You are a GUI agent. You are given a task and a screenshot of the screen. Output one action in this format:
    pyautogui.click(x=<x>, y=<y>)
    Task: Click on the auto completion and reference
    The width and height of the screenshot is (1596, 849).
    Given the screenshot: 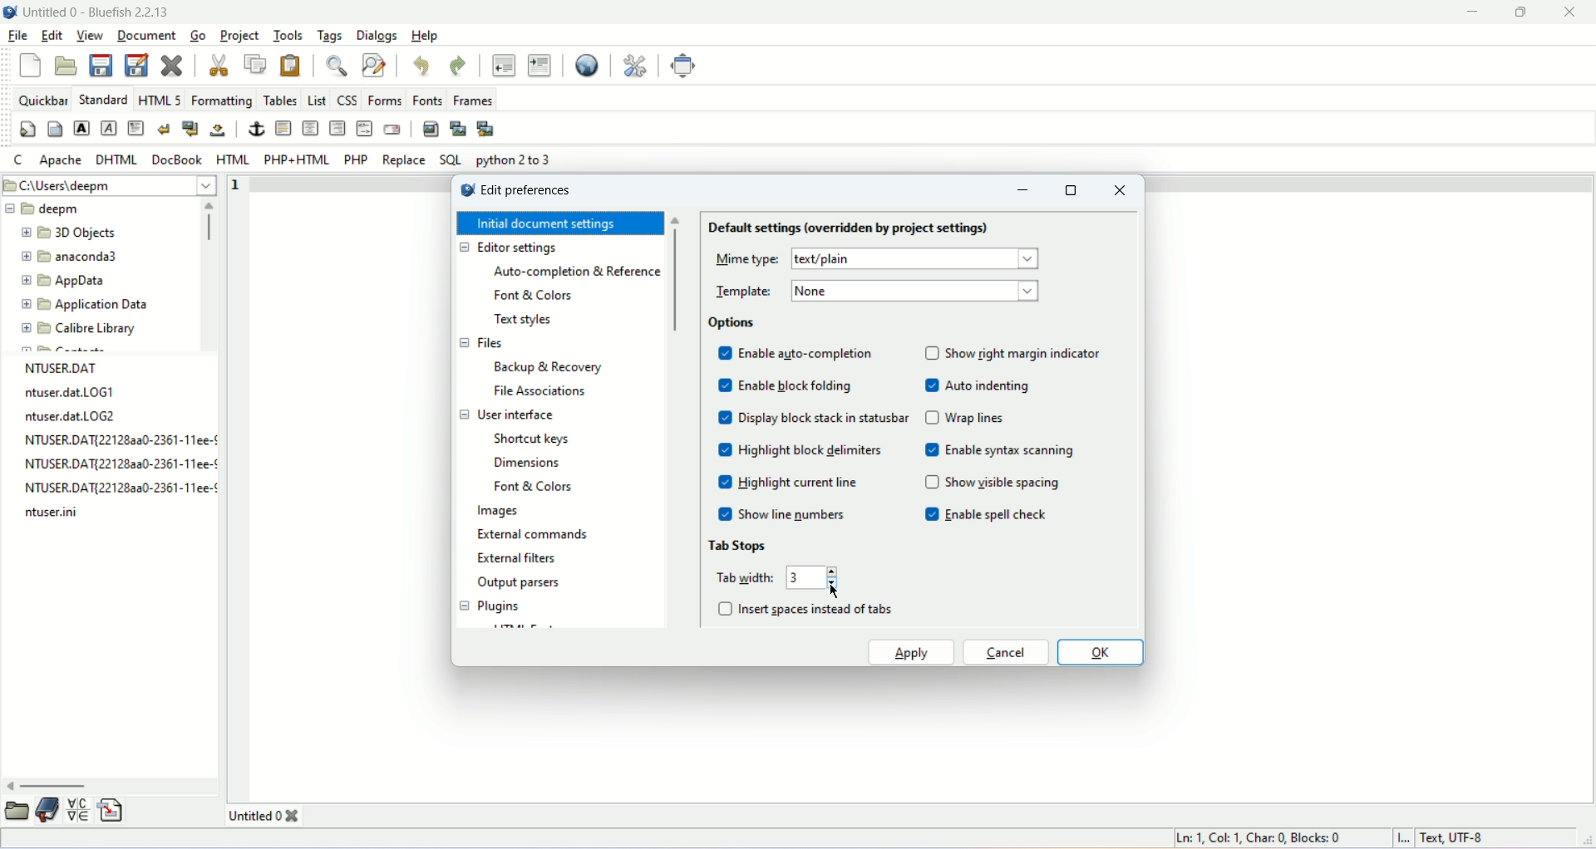 What is the action you would take?
    pyautogui.click(x=579, y=273)
    